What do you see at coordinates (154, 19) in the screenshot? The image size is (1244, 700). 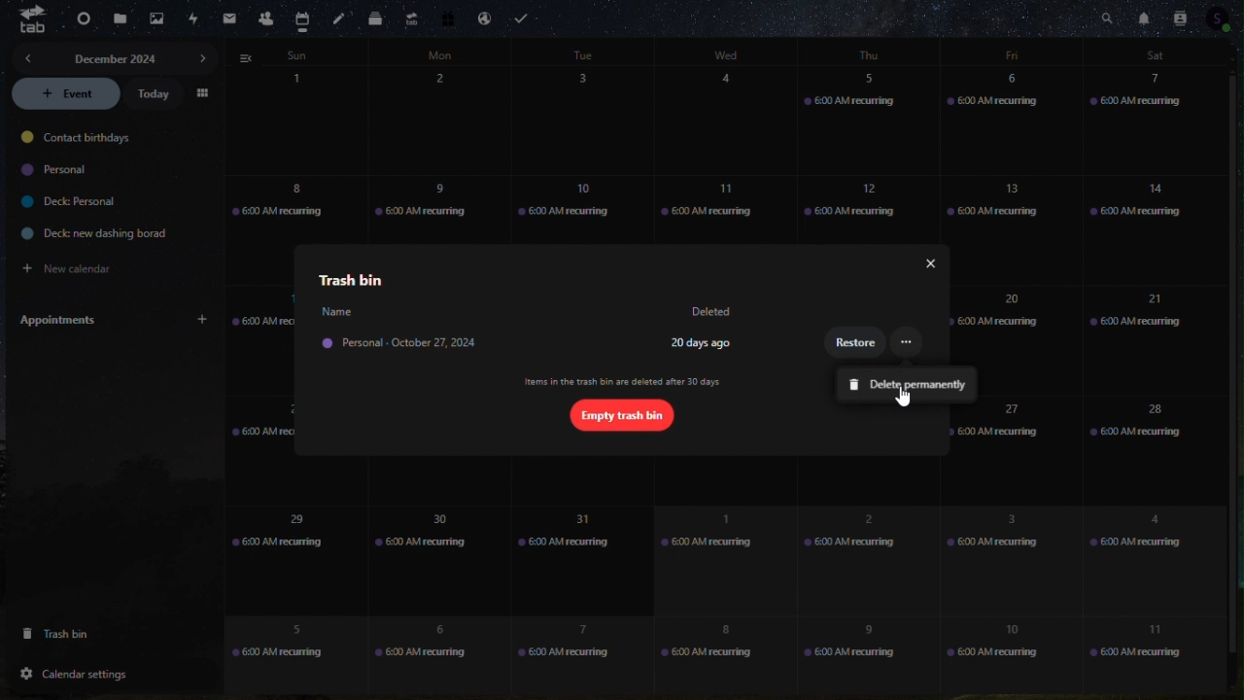 I see `photos` at bounding box center [154, 19].